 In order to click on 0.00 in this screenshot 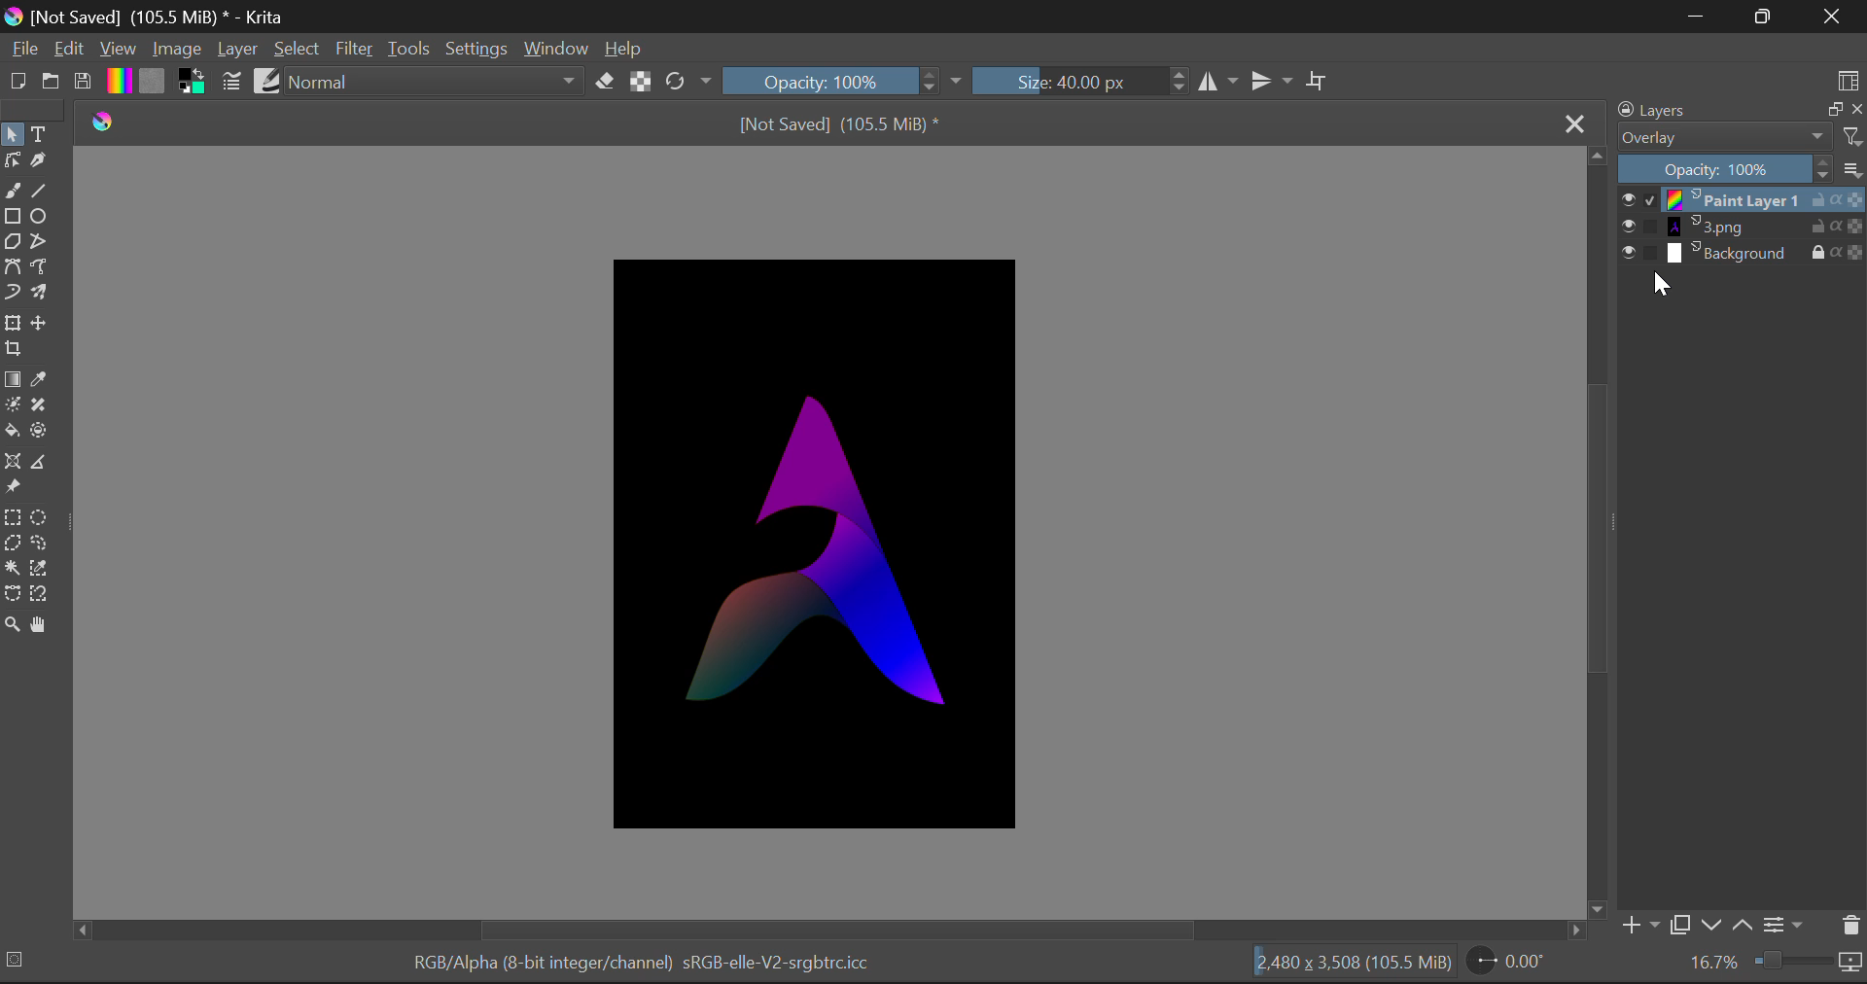, I will do `click(1523, 963)`.